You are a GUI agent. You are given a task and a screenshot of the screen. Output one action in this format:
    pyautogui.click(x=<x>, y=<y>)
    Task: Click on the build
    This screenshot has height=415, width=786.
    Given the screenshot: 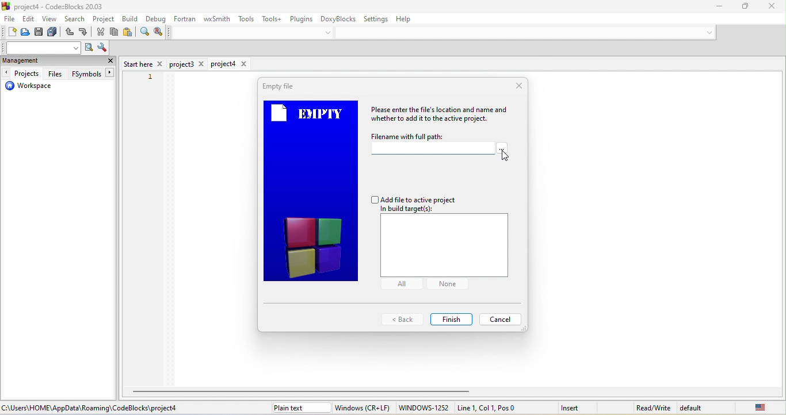 What is the action you would take?
    pyautogui.click(x=131, y=18)
    